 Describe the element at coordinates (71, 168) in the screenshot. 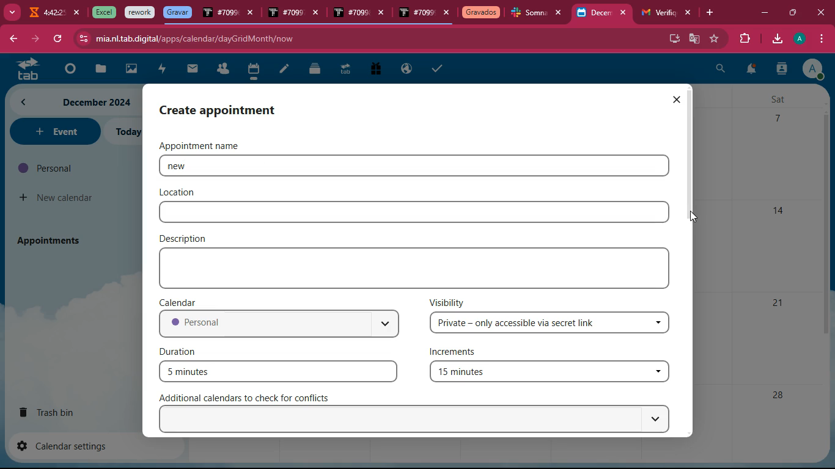

I see `personal` at that location.